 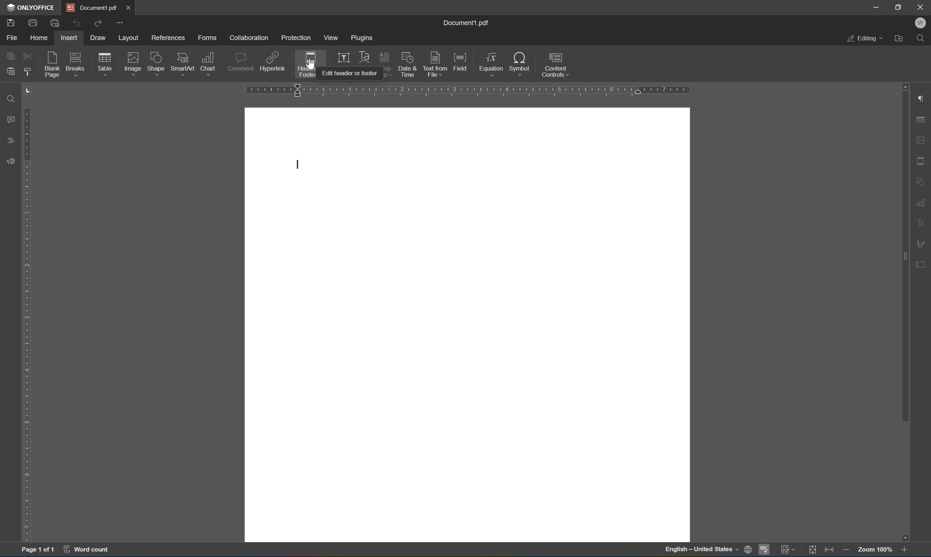 What do you see at coordinates (520, 63) in the screenshot?
I see `symbol` at bounding box center [520, 63].